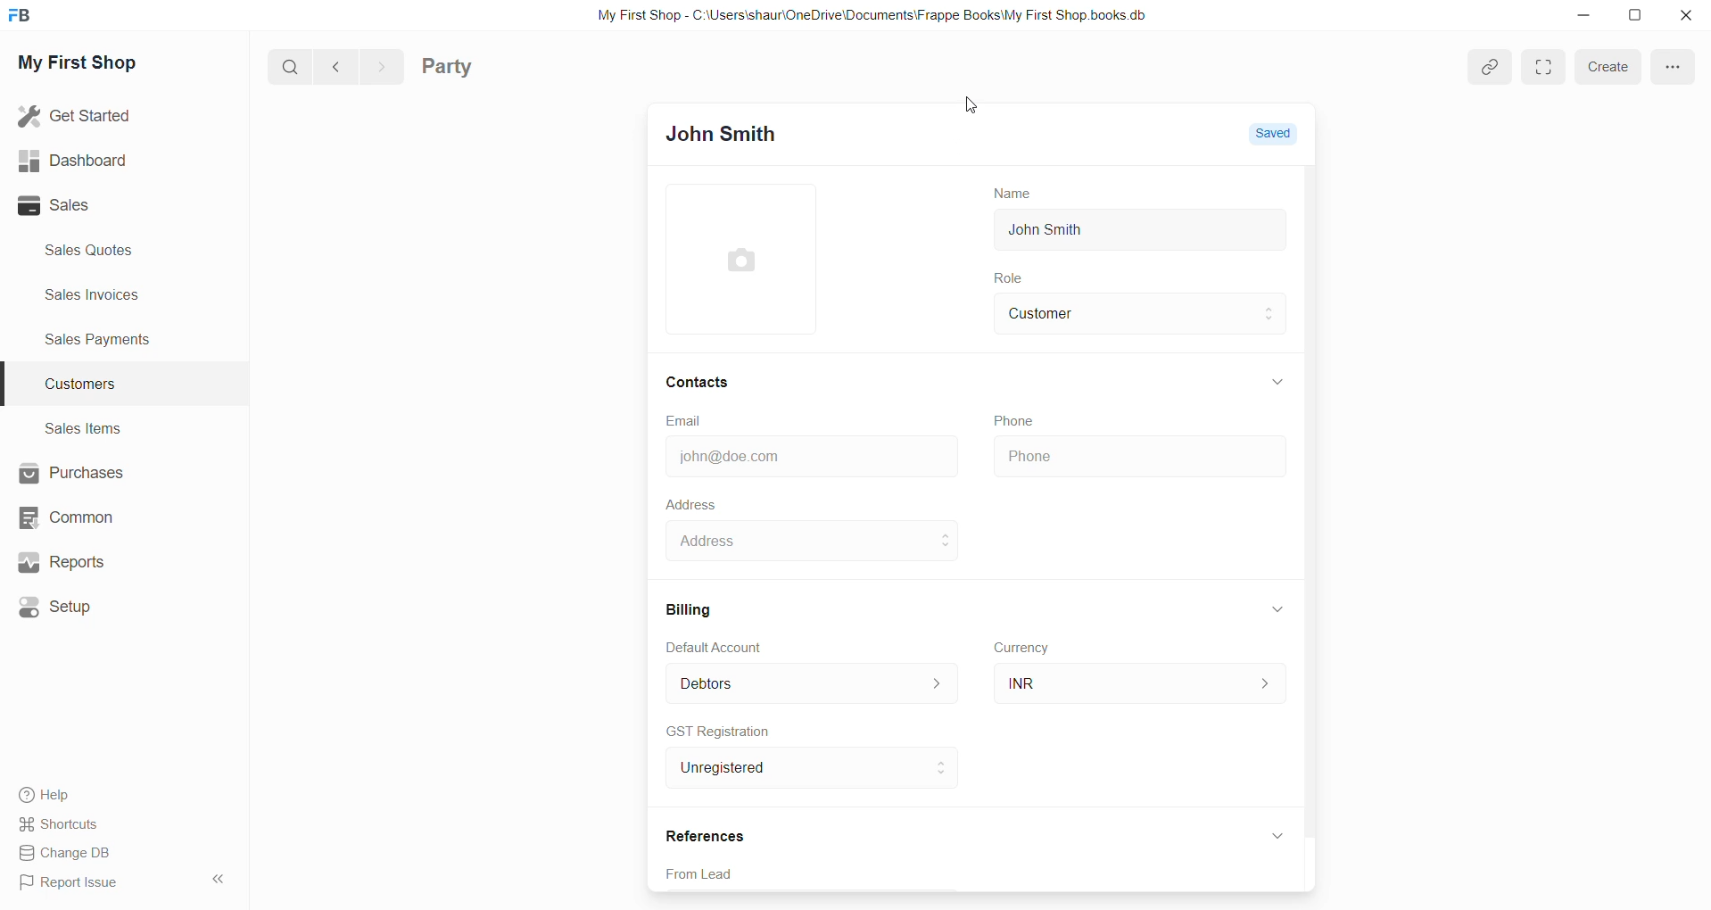 The width and height of the screenshot is (1711, 910). Describe the element at coordinates (70, 881) in the screenshot. I see `Report Issue` at that location.